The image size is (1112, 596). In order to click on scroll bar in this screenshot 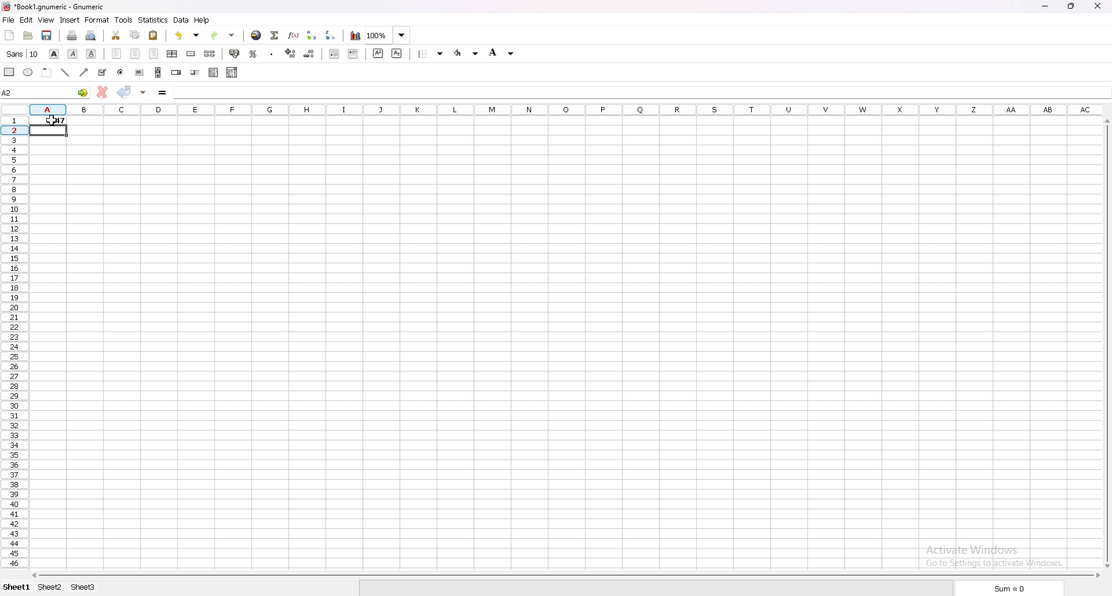, I will do `click(1107, 343)`.